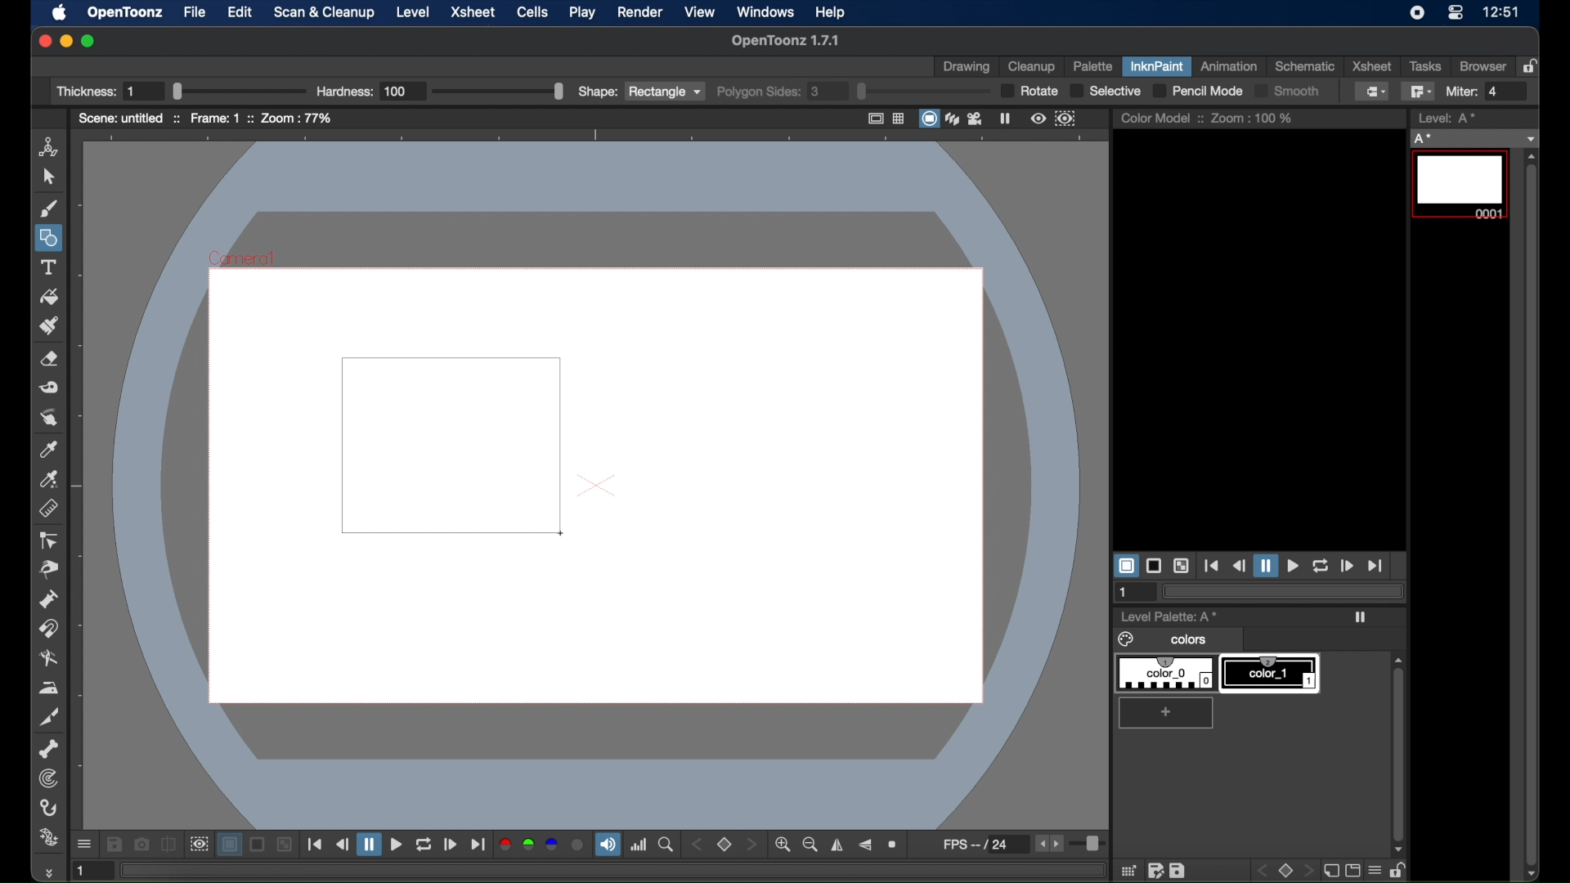 Image resolution: width=1570 pixels, height=883 pixels. Describe the element at coordinates (198, 845) in the screenshot. I see `sub camera view` at that location.